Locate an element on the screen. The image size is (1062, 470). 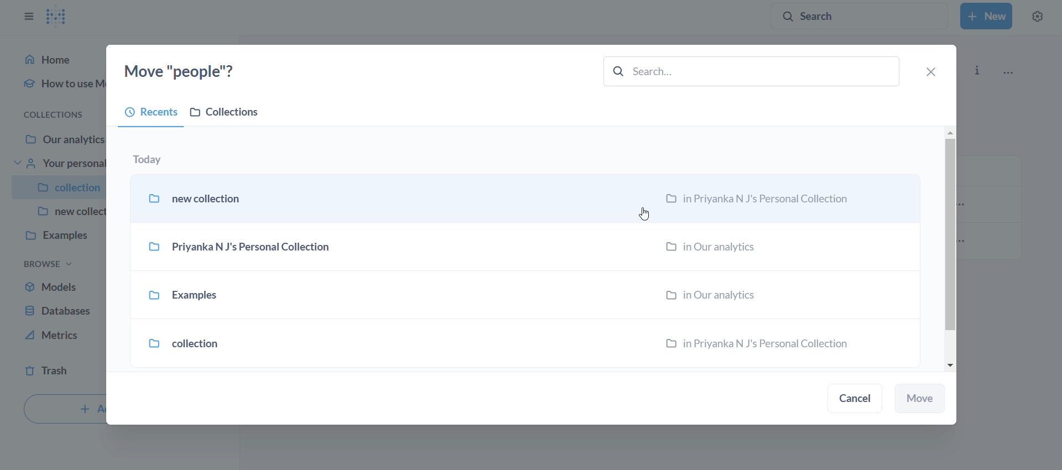
new collection is located at coordinates (527, 195).